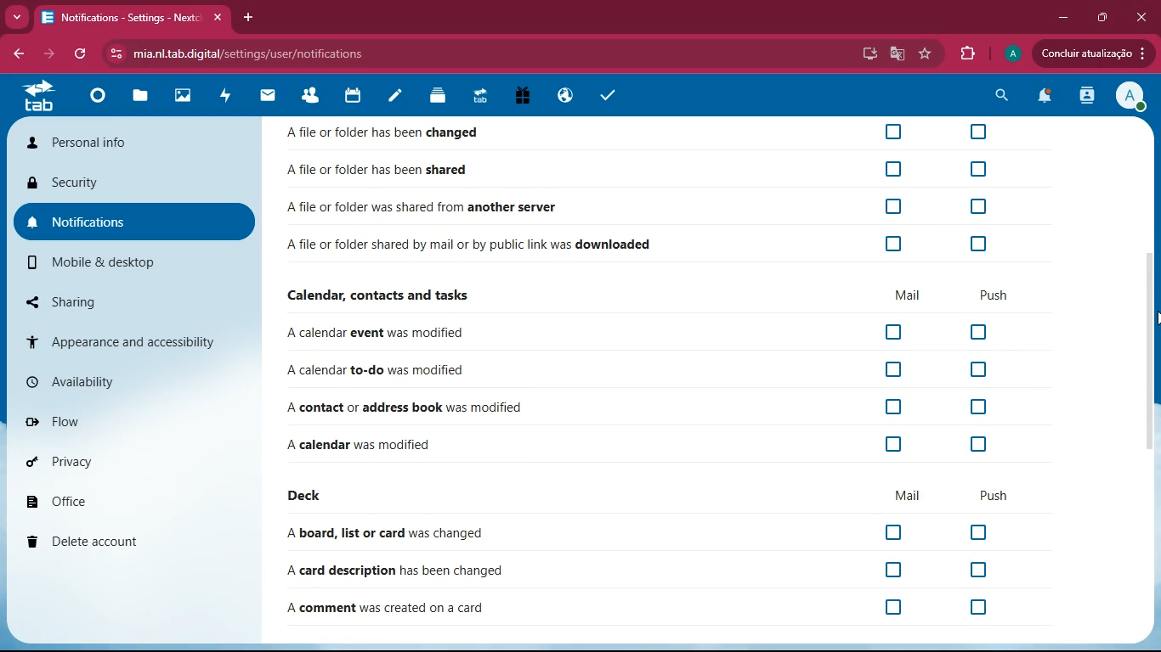 The image size is (1161, 652). What do you see at coordinates (564, 96) in the screenshot?
I see `public` at bounding box center [564, 96].